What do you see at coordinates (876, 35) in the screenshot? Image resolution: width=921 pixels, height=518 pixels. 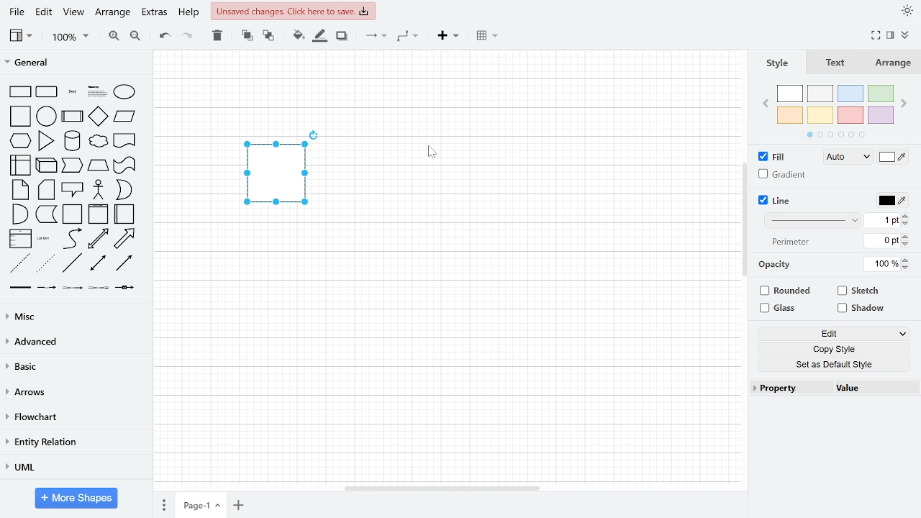 I see `full screen` at bounding box center [876, 35].